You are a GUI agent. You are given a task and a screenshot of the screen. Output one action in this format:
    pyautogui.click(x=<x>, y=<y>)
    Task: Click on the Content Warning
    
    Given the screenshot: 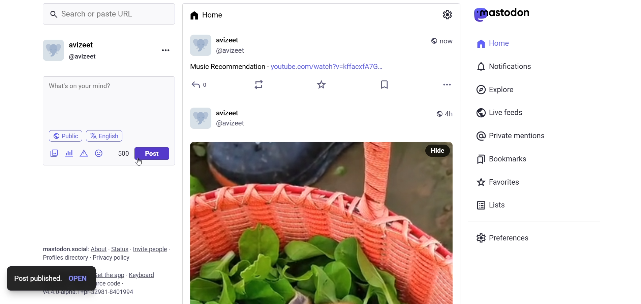 What is the action you would take?
    pyautogui.click(x=84, y=153)
    